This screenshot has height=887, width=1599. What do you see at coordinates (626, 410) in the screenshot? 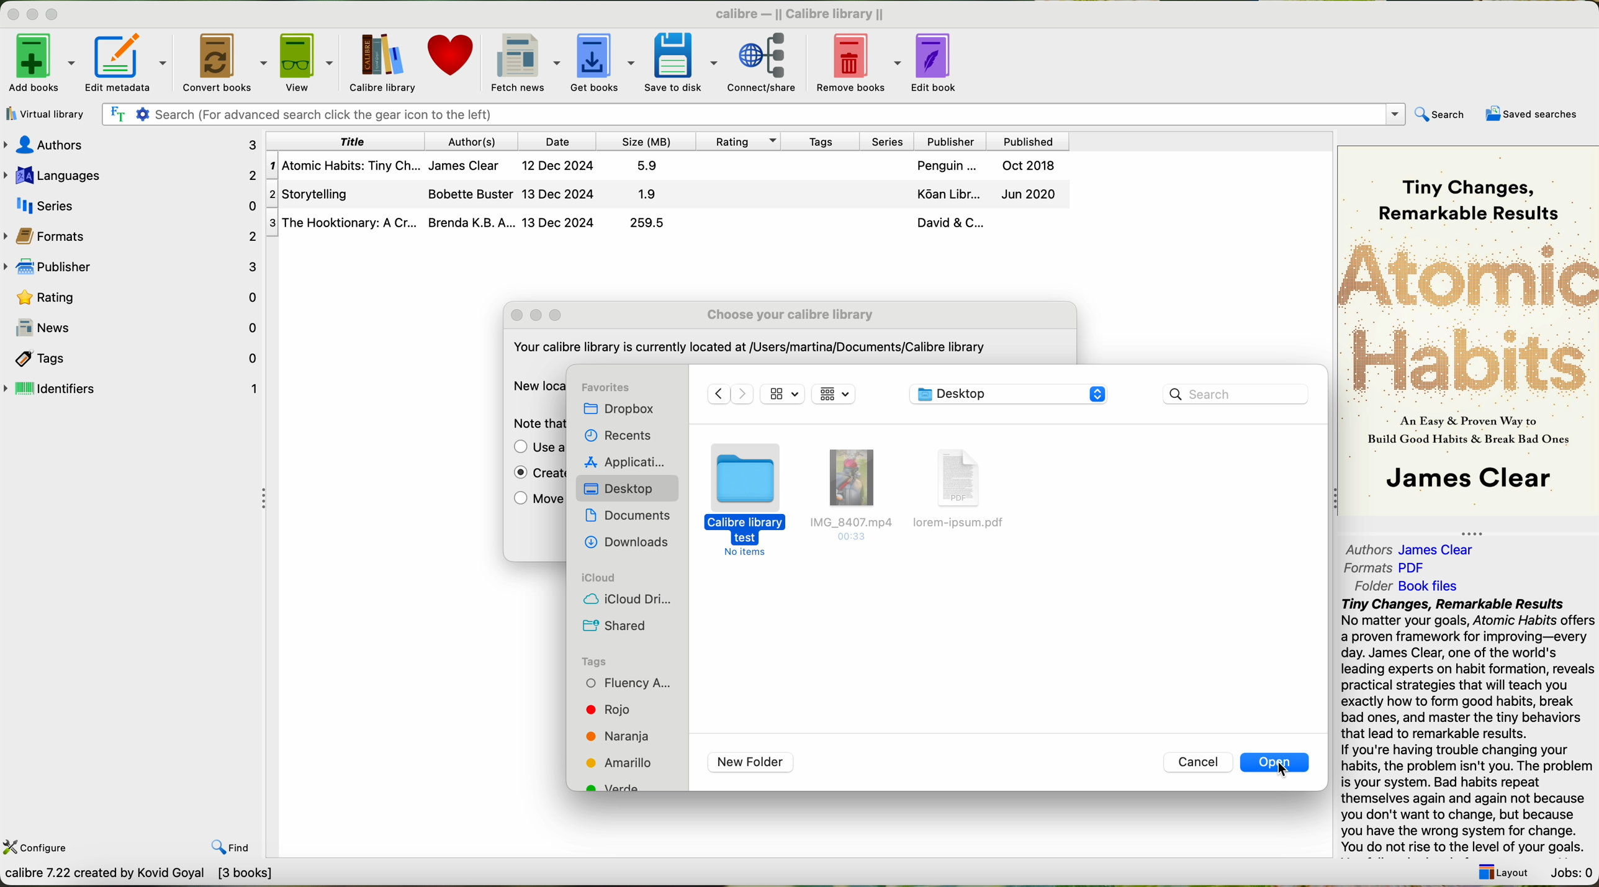
I see `dropbox` at bounding box center [626, 410].